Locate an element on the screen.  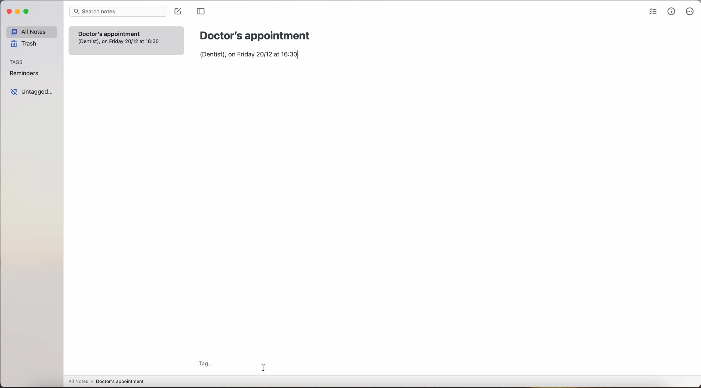
(Dentist), on Friday 20/12 at 16:30 is located at coordinates (252, 55).